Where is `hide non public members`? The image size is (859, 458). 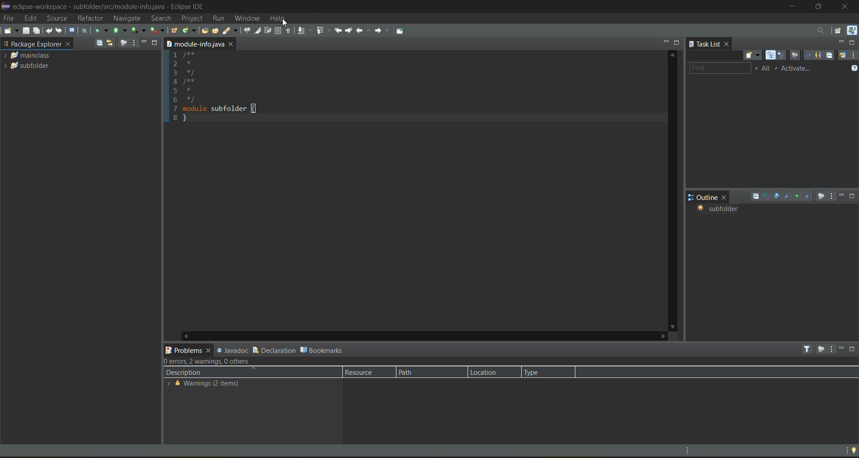
hide non public members is located at coordinates (798, 196).